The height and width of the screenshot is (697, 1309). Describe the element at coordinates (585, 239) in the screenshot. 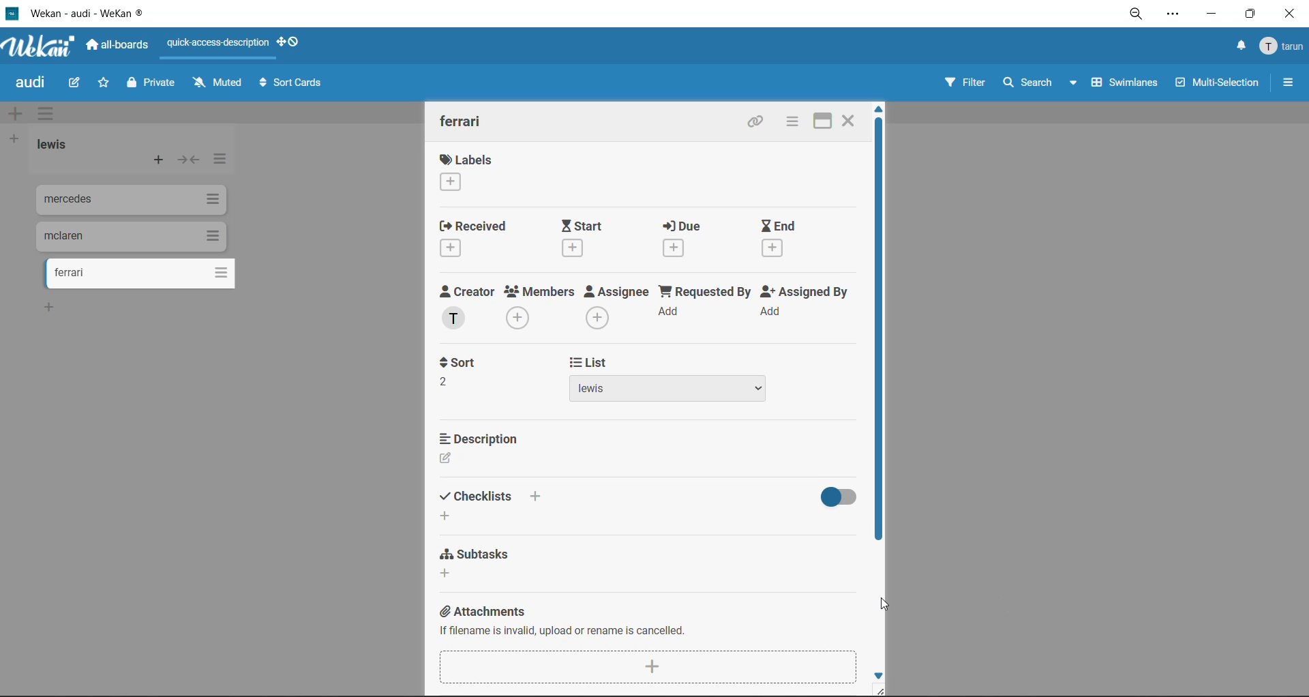

I see `start` at that location.